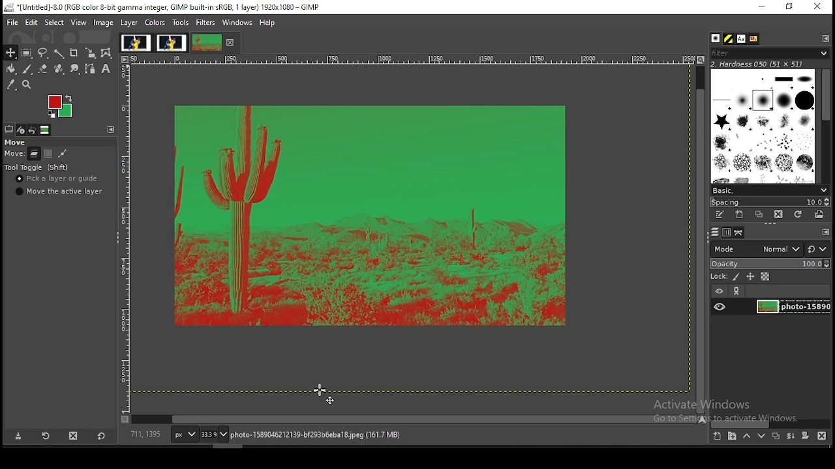  I want to click on mode, so click(756, 248).